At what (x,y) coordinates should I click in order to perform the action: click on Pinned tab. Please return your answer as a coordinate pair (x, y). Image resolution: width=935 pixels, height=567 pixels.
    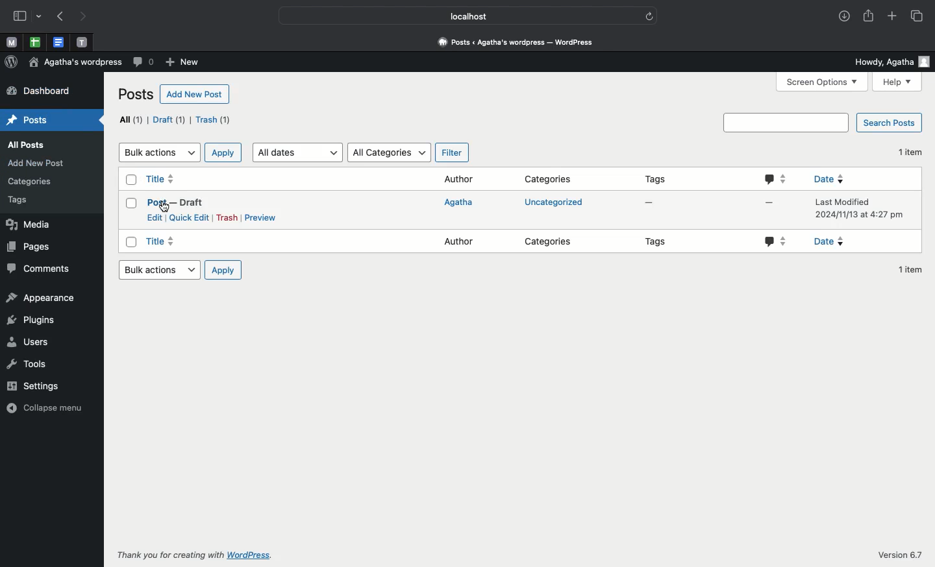
    Looking at the image, I should click on (82, 42).